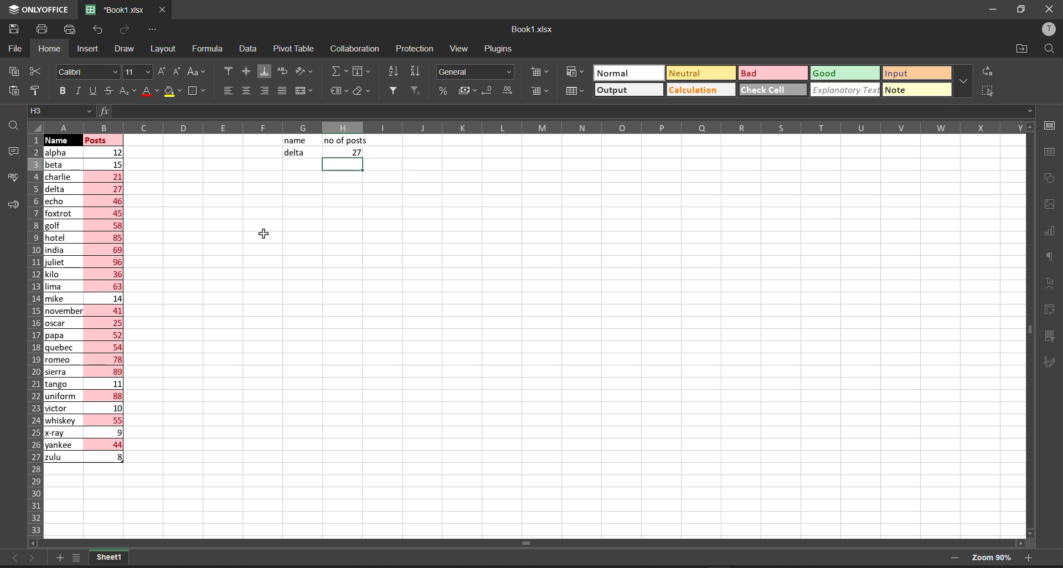 The width and height of the screenshot is (1063, 568). Describe the element at coordinates (1052, 257) in the screenshot. I see `paragraph settings` at that location.